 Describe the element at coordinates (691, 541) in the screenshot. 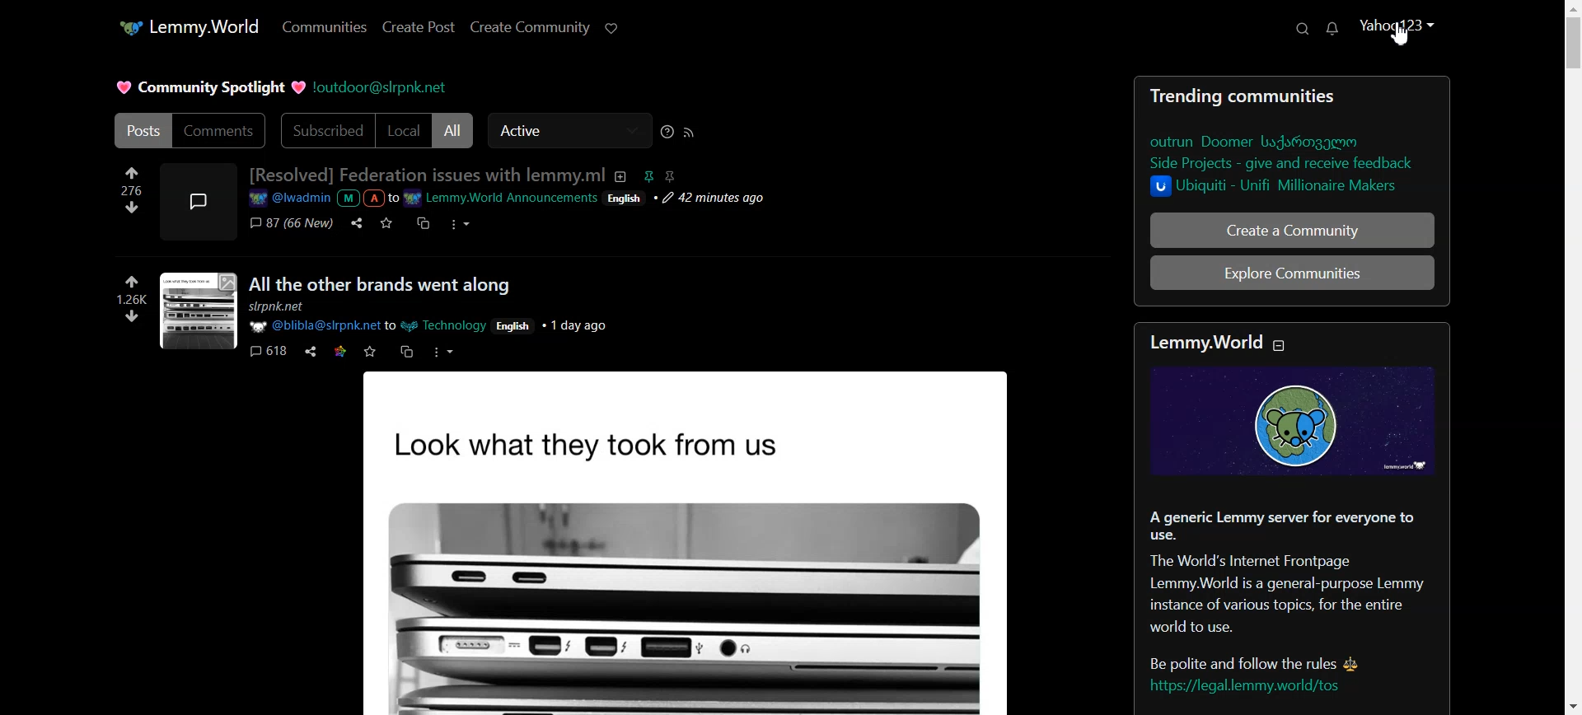

I see `Look what they took from us meme` at that location.